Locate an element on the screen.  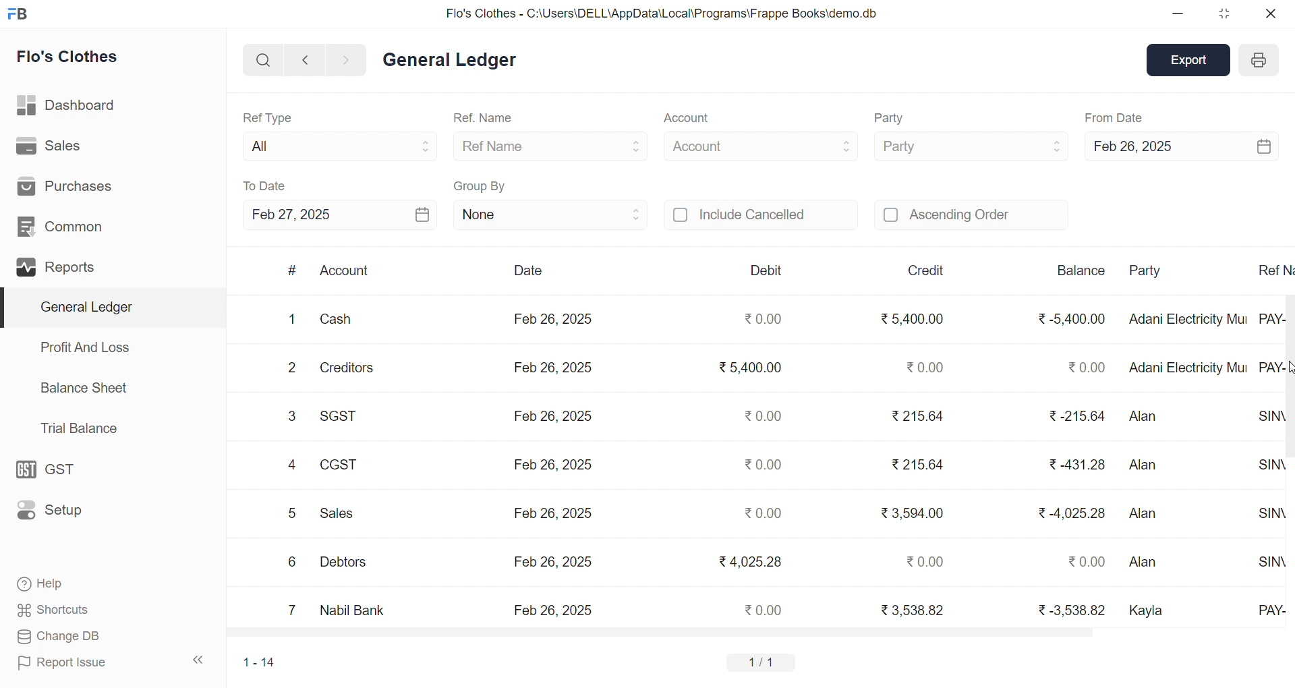
Kayla is located at coordinates (1150, 608).